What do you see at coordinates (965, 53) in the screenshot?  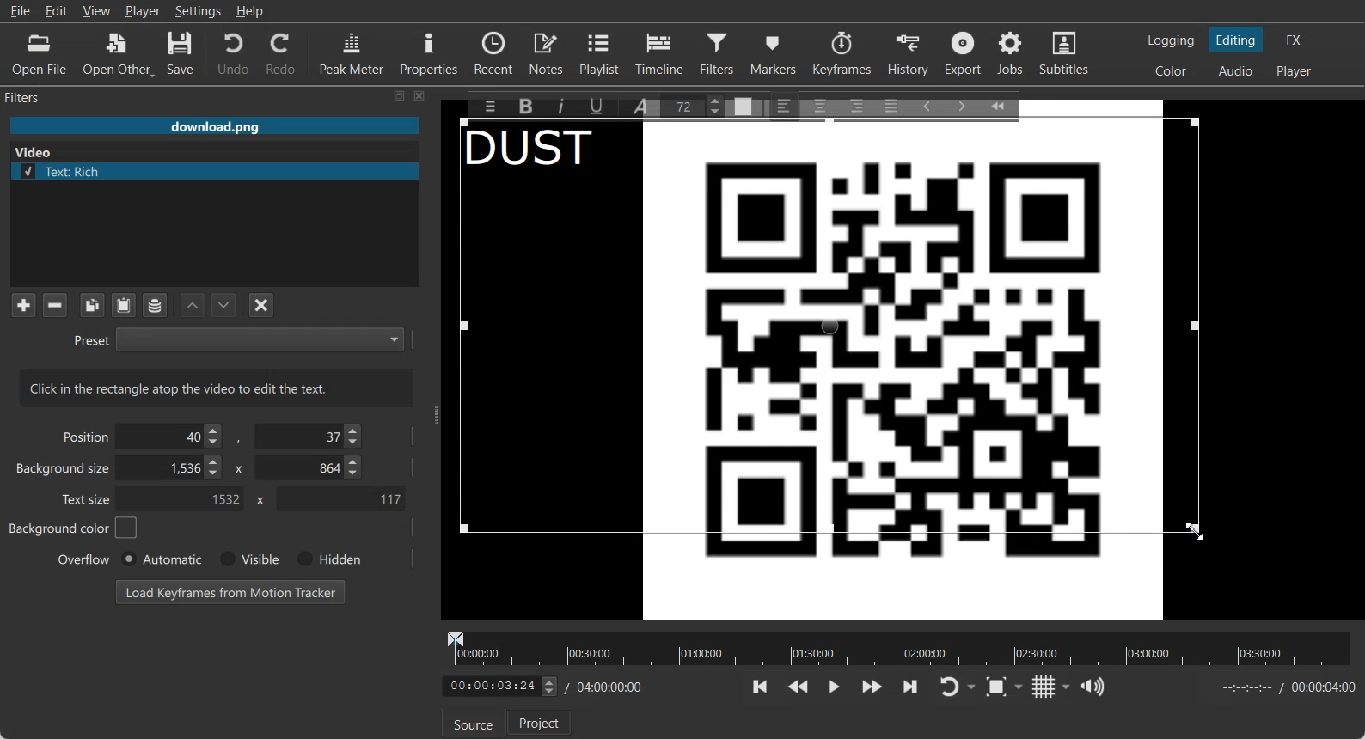 I see `Export` at bounding box center [965, 53].